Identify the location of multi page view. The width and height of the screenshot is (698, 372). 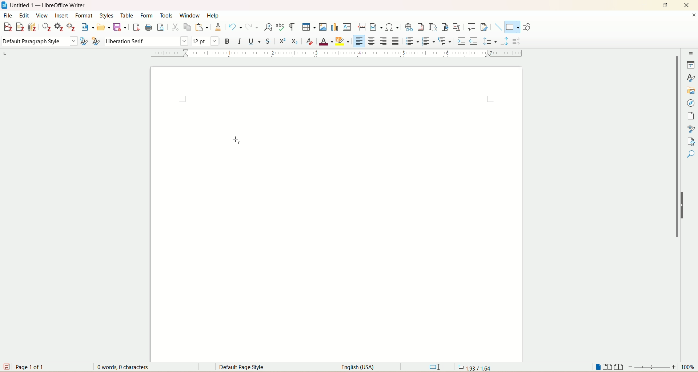
(608, 367).